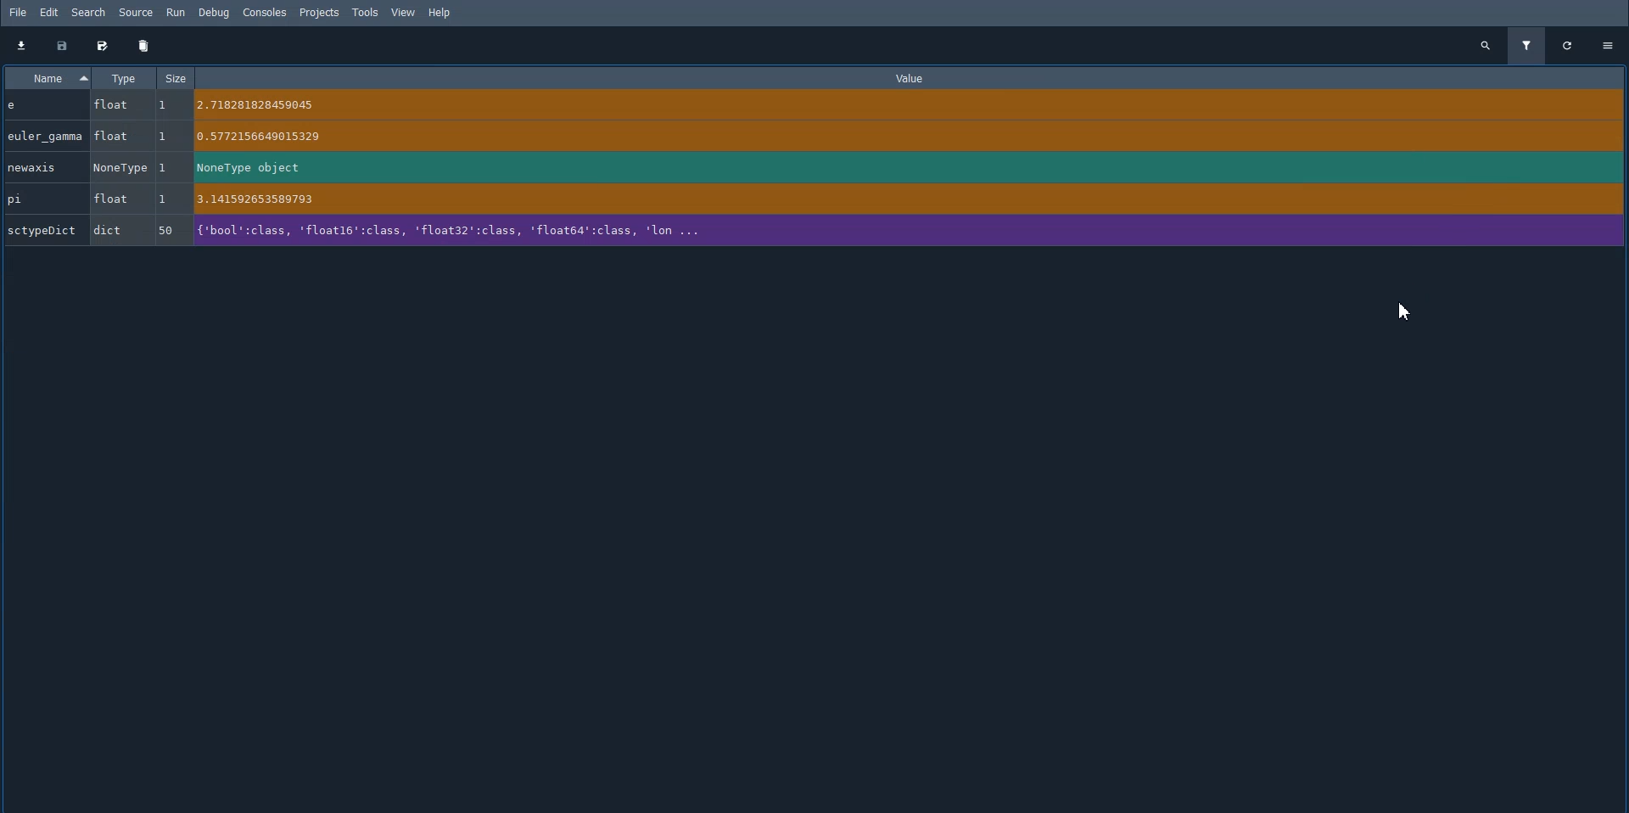 The image size is (1629, 813). Describe the element at coordinates (365, 12) in the screenshot. I see `Tools` at that location.